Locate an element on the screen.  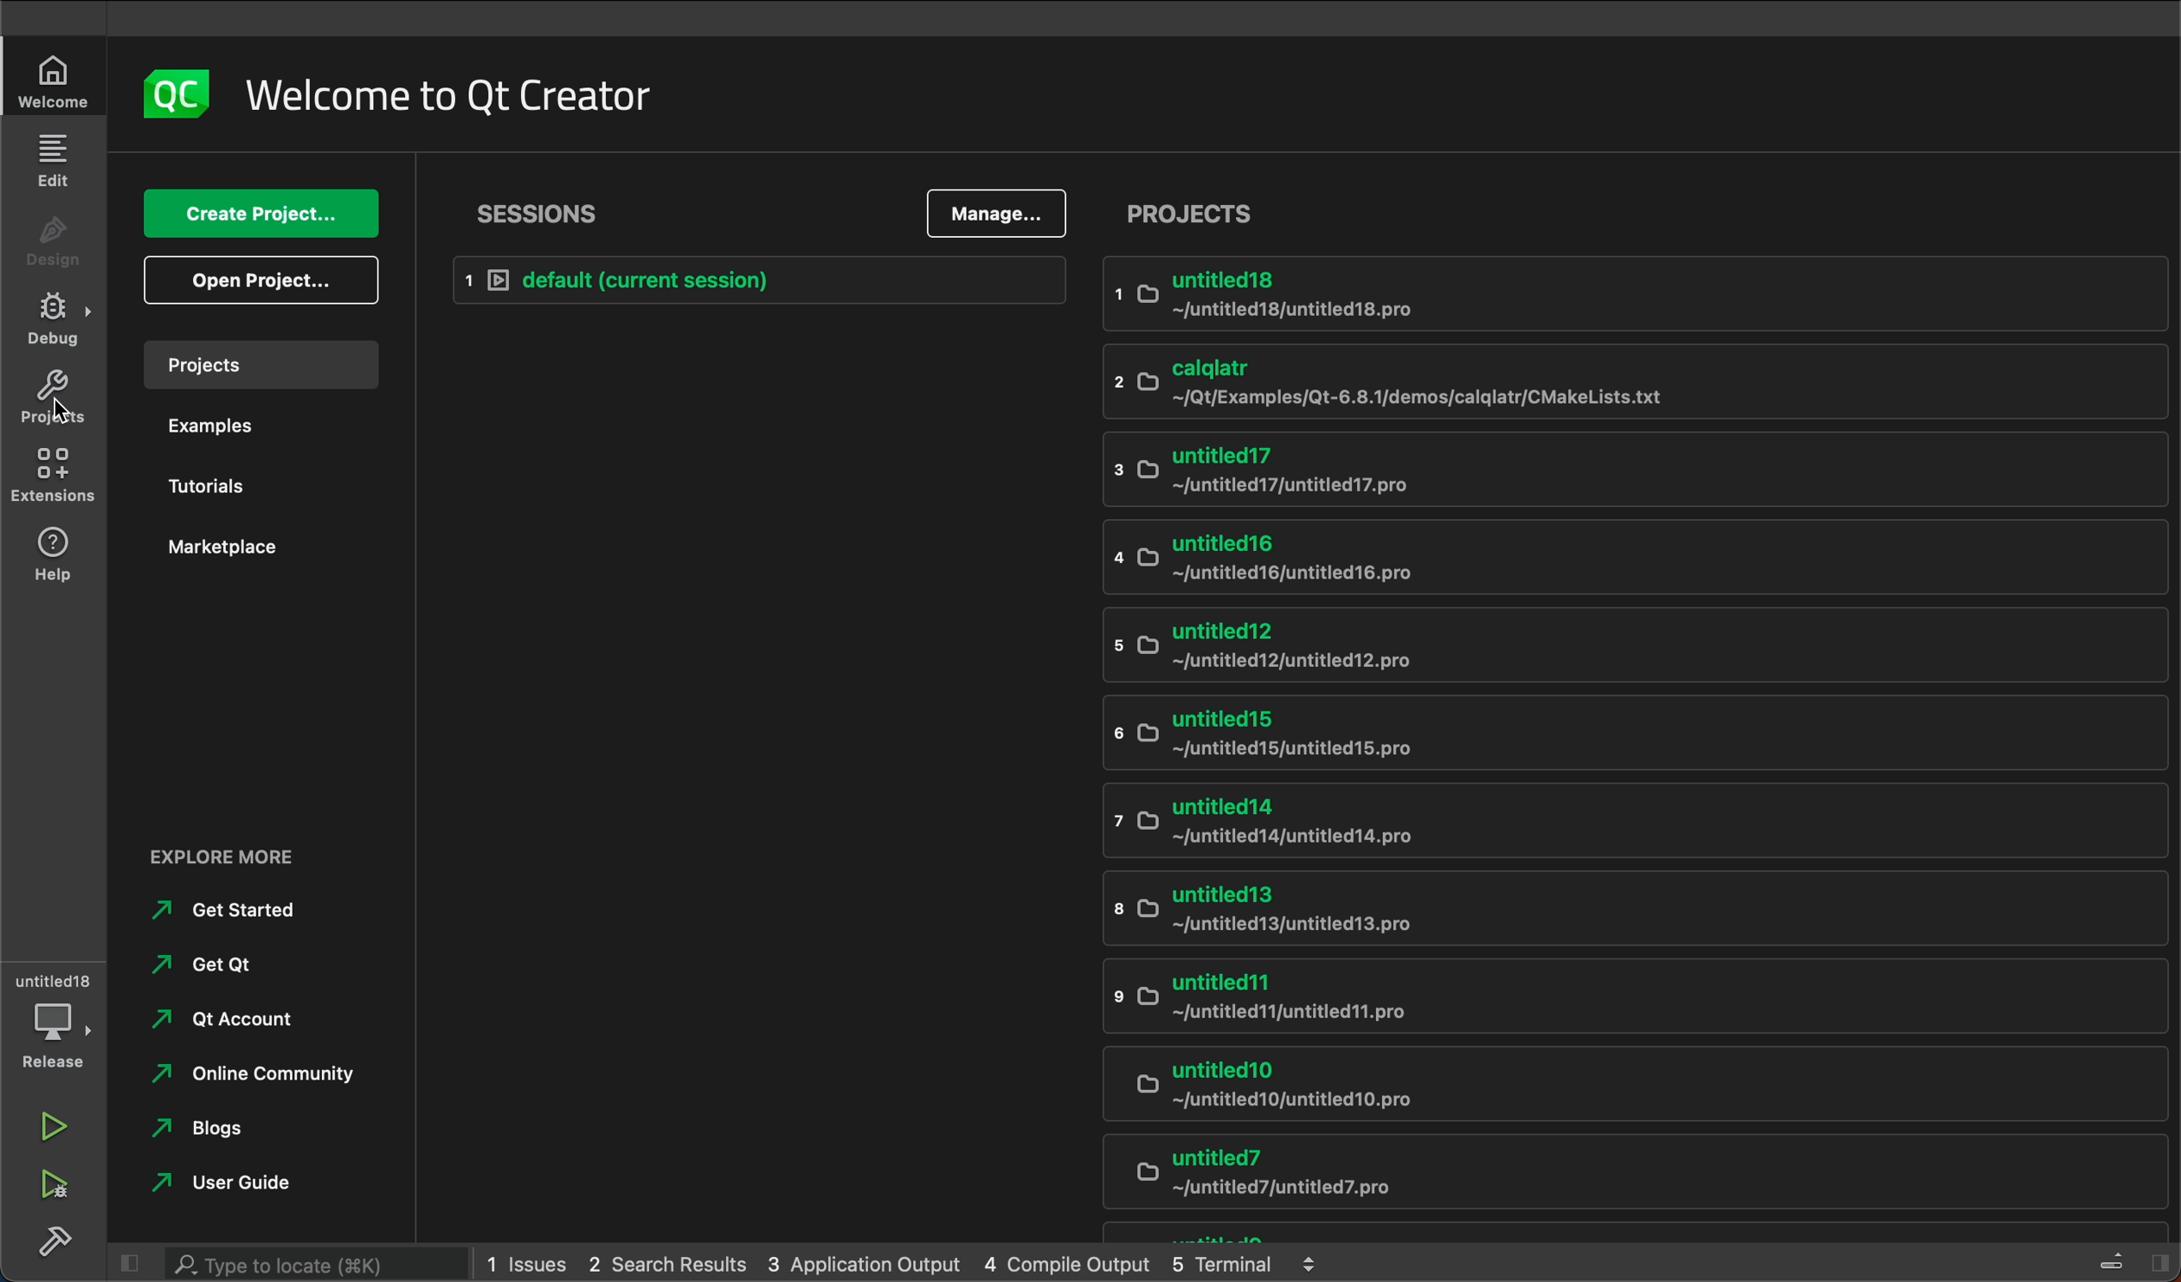
tutorials is located at coordinates (219, 487).